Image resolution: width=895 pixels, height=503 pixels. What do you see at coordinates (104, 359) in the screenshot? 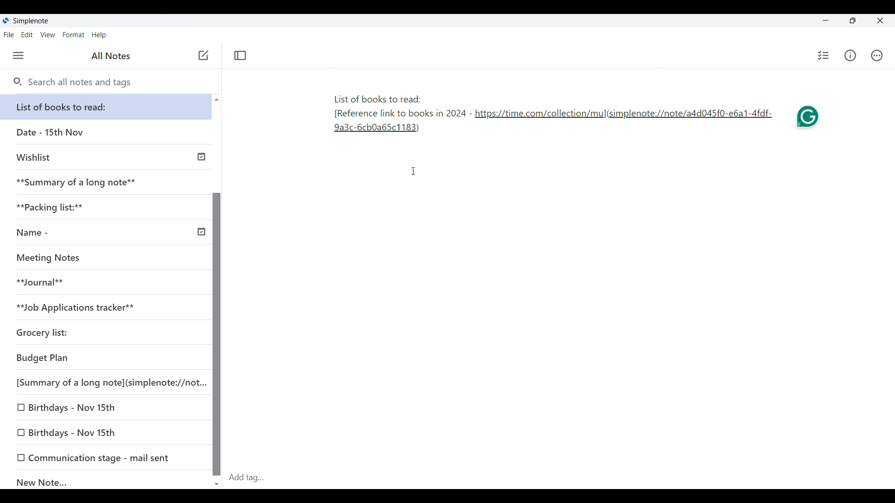
I see `Budget Plan` at bounding box center [104, 359].